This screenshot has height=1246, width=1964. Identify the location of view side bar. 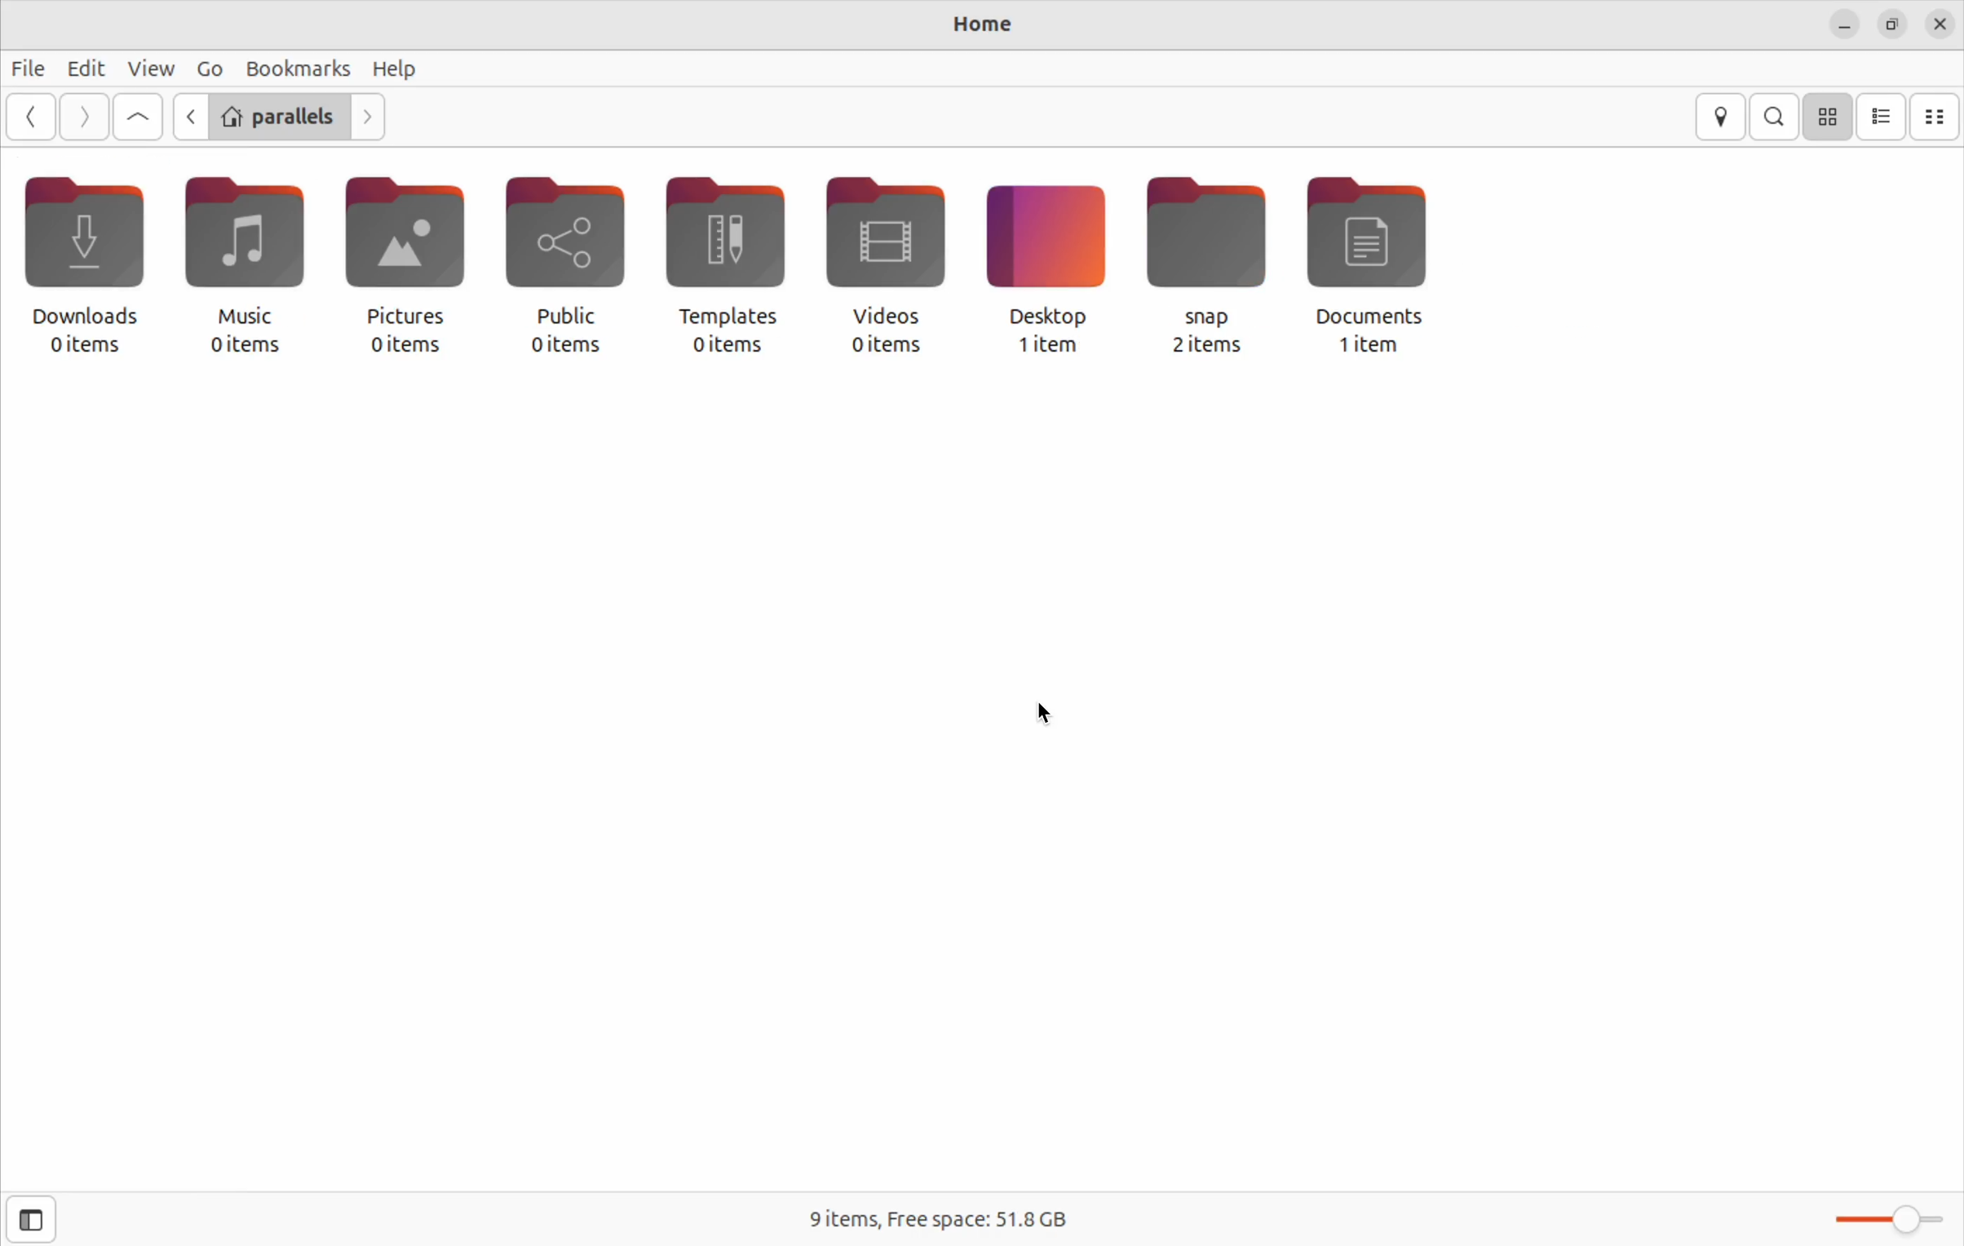
(29, 1217).